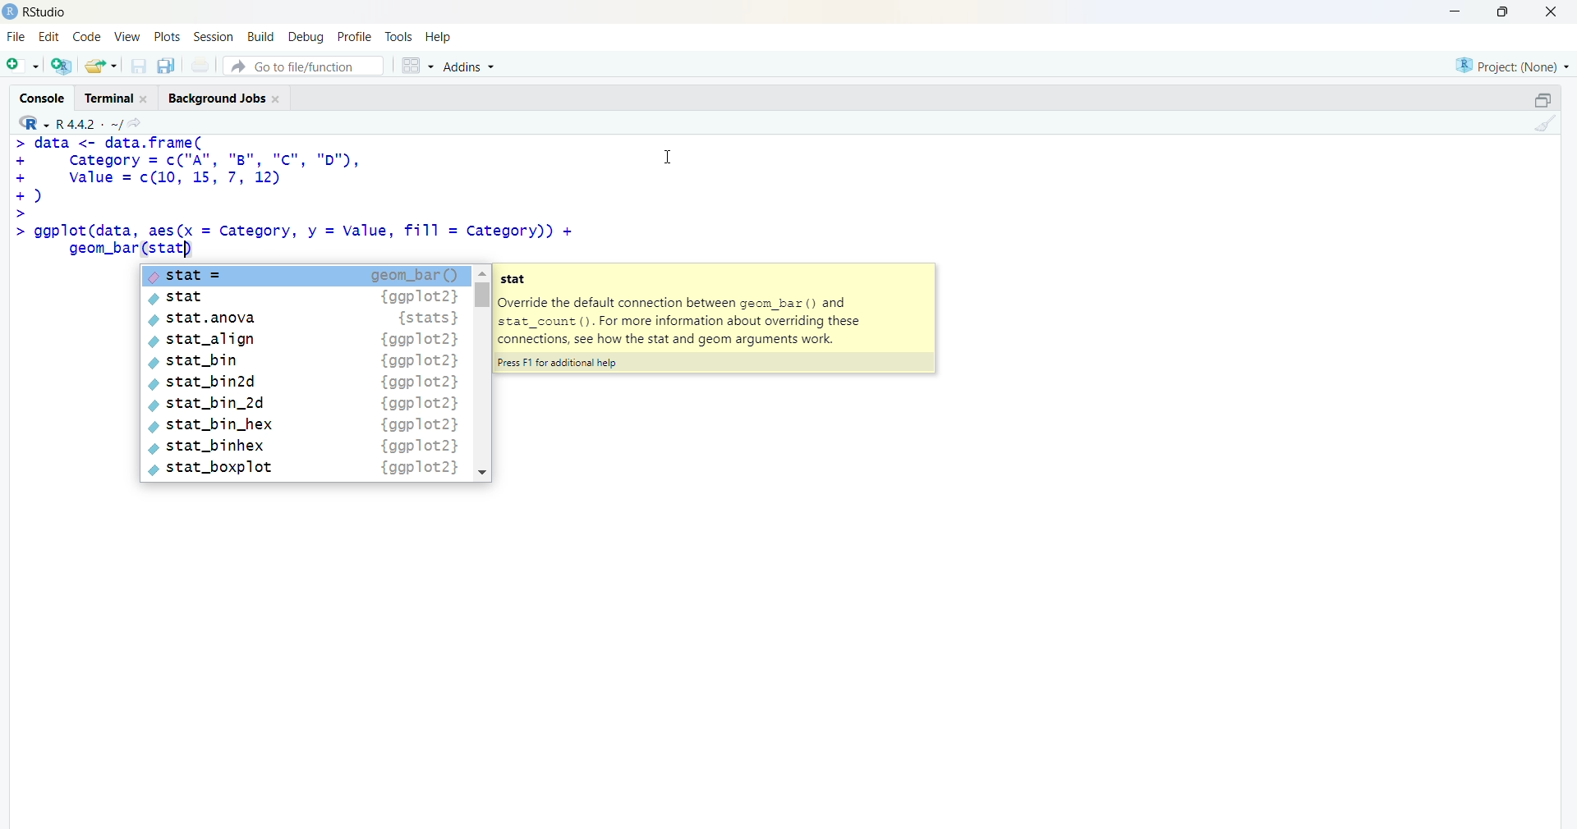 Image resolution: width=1577 pixels, height=829 pixels. What do you see at coordinates (89, 122) in the screenshot?
I see ` R language version - R 4.4.2` at bounding box center [89, 122].